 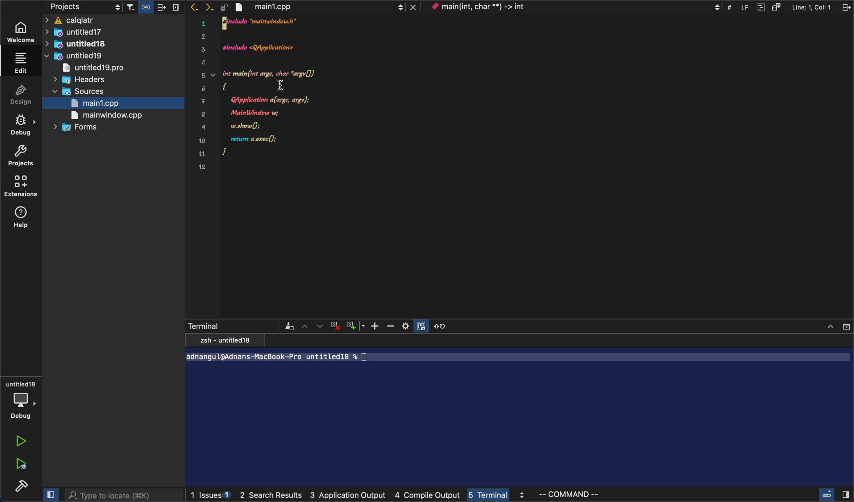 What do you see at coordinates (21, 30) in the screenshot?
I see `welcome` at bounding box center [21, 30].